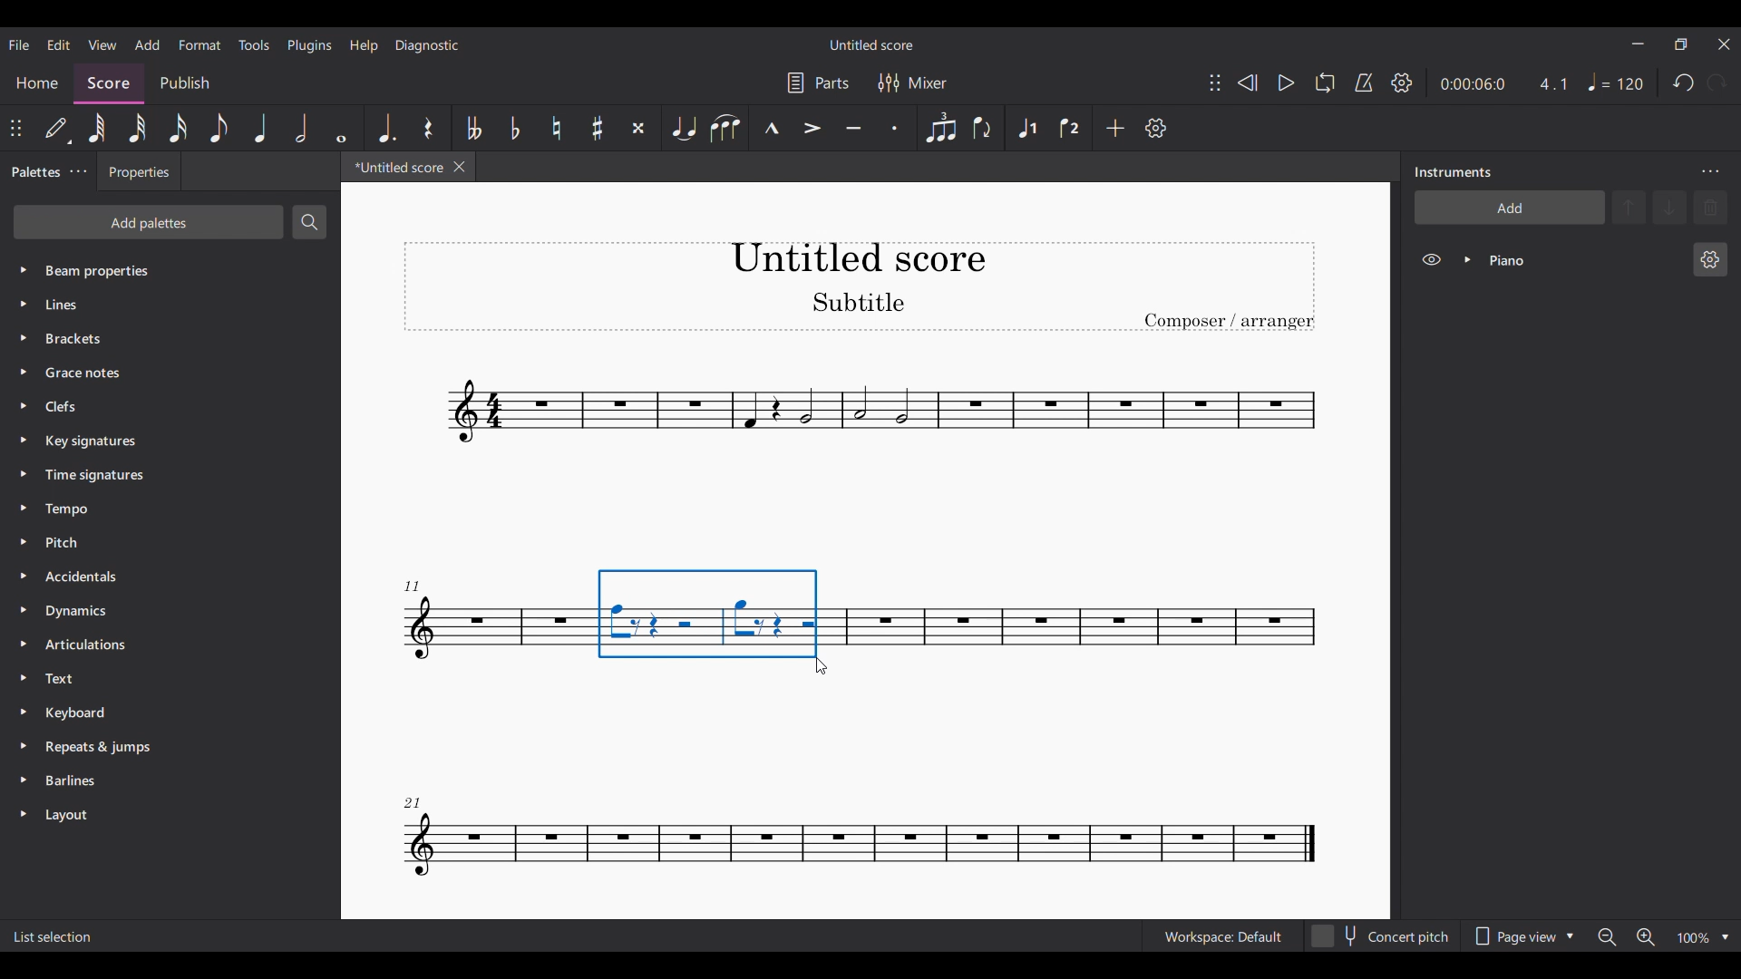 The image size is (1741, 979). I want to click on Add palette, so click(148, 222).